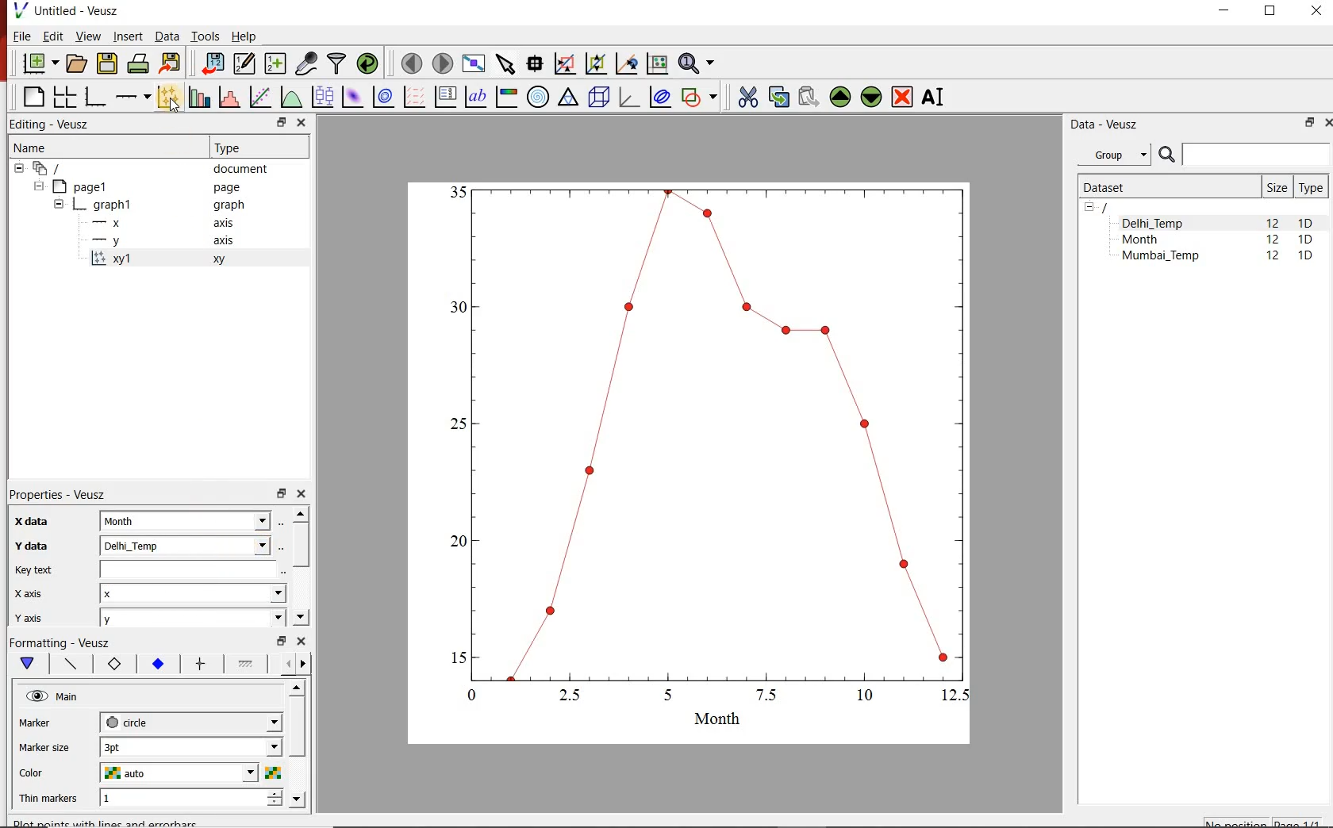 The image size is (1333, 828). I want to click on Properties - Veusz, so click(55, 495).